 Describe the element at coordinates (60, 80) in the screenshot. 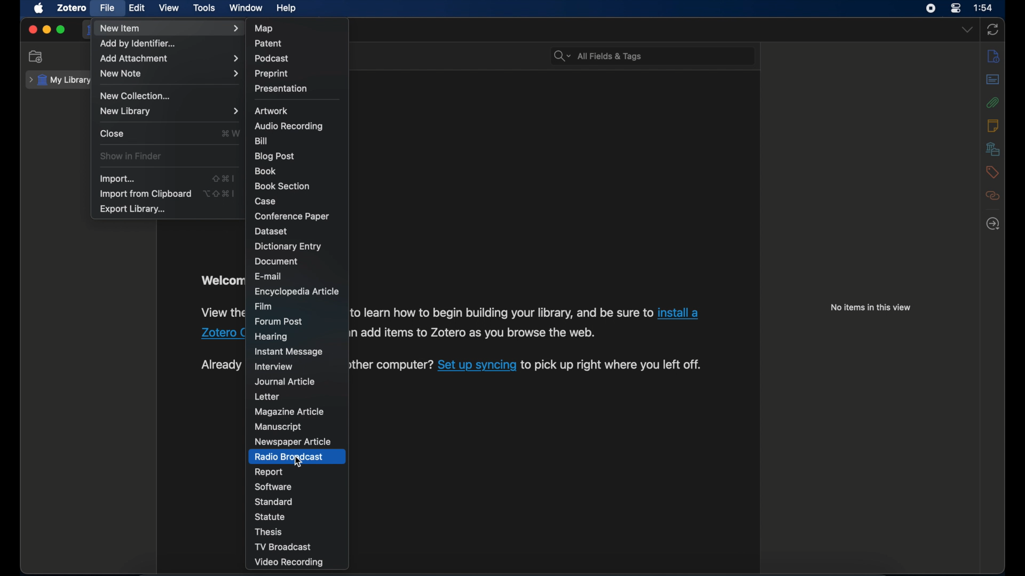

I see `my library` at that location.